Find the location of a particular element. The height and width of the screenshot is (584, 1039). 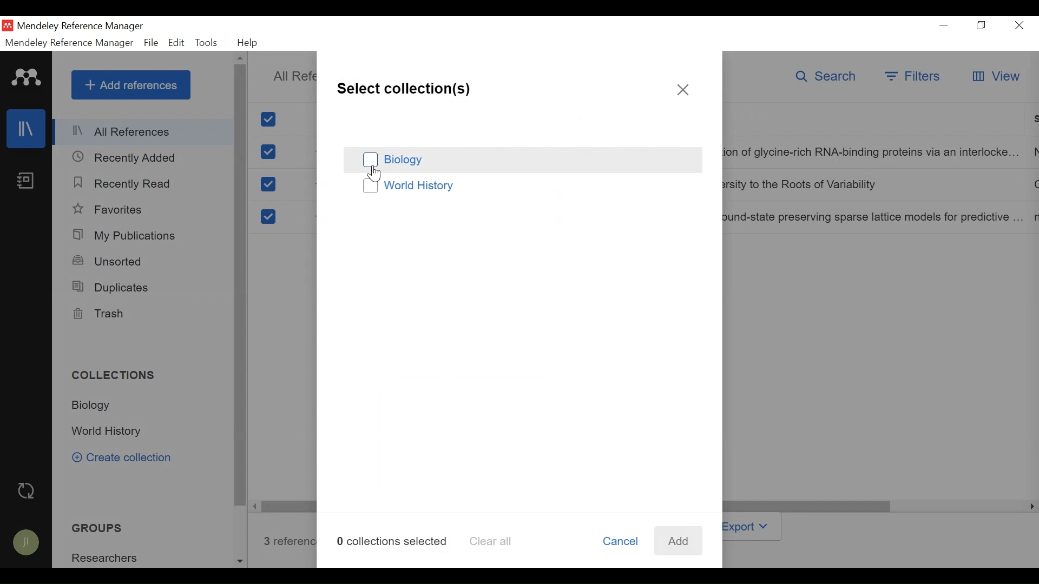

Help is located at coordinates (249, 43).